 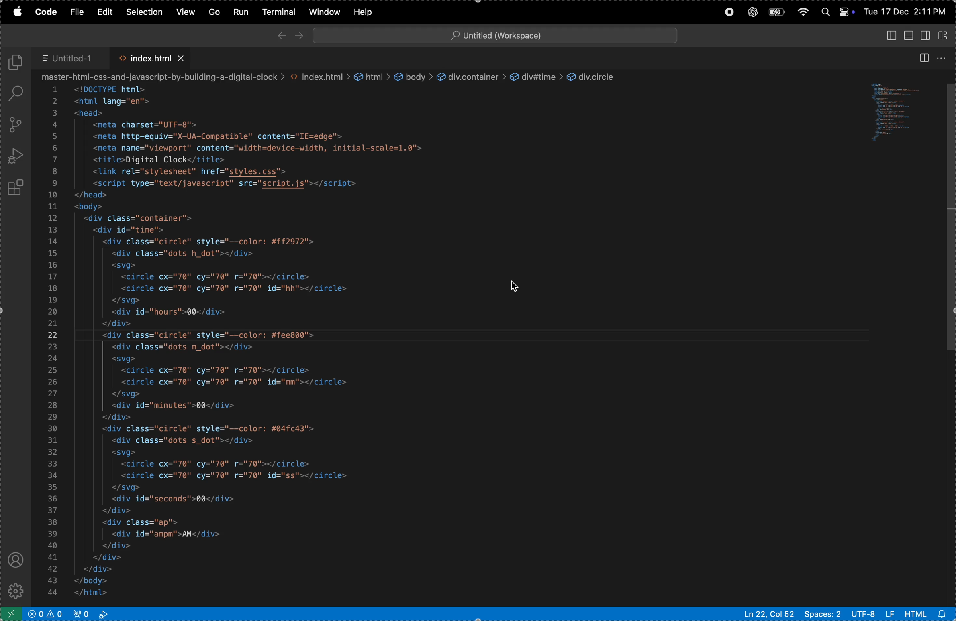 I want to click on utf -8 lf, so click(x=872, y=614).